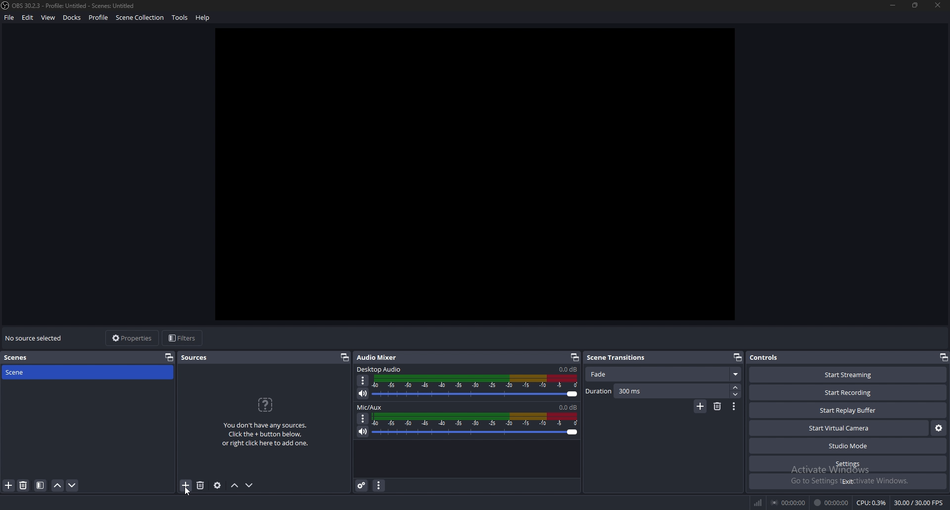 This screenshot has height=510, width=950. What do you see at coordinates (736, 357) in the screenshot?
I see `popout` at bounding box center [736, 357].